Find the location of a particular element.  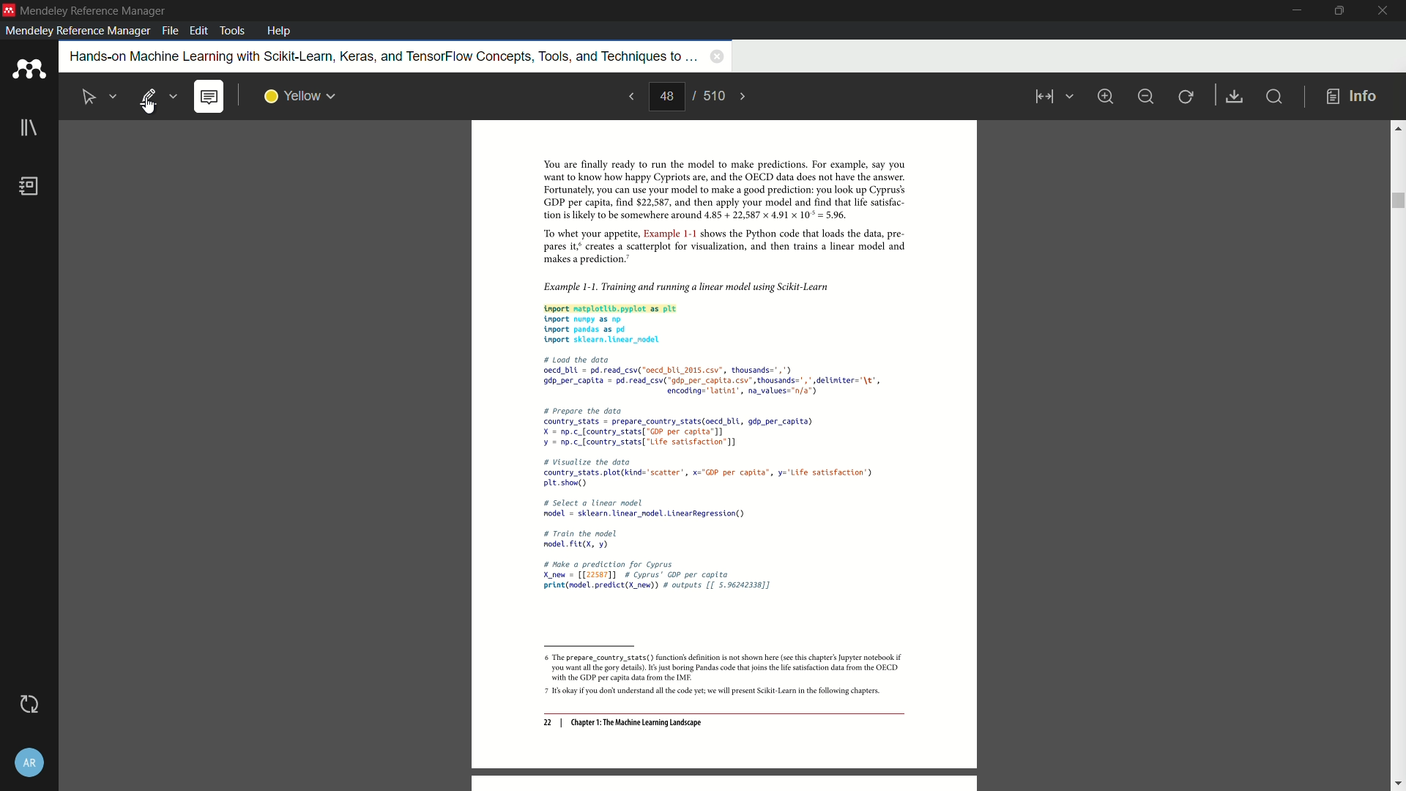

sync is located at coordinates (30, 704).